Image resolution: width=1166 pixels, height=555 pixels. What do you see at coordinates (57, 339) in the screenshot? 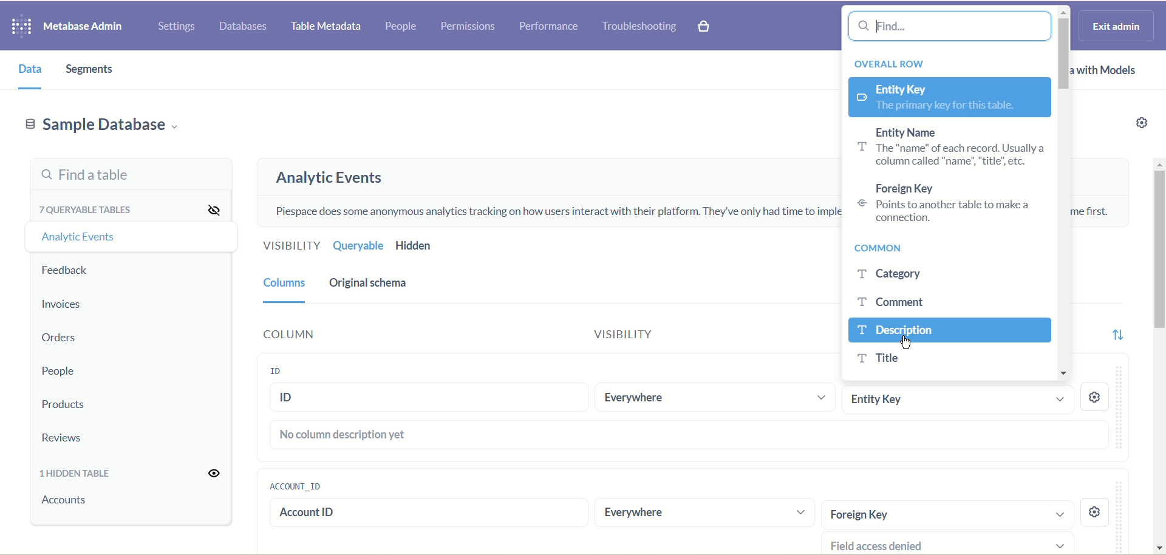
I see `orders` at bounding box center [57, 339].